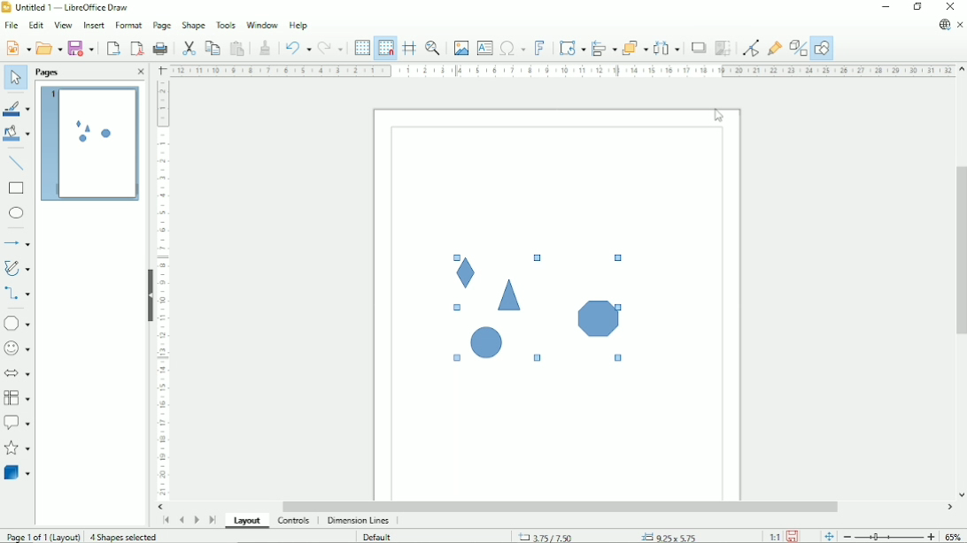 This screenshot has height=543, width=967. I want to click on Insert image, so click(460, 47).